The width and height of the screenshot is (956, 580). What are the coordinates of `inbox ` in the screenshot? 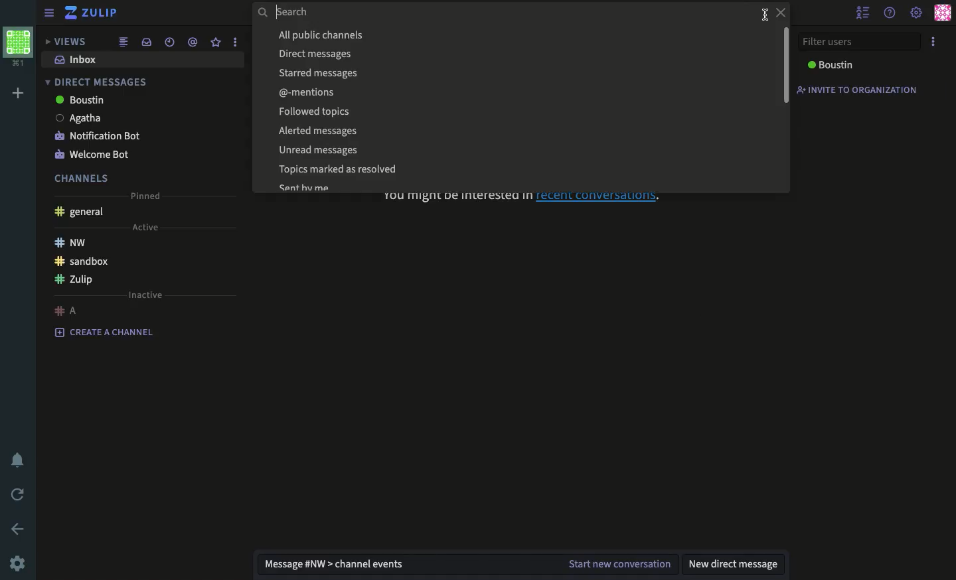 It's located at (77, 60).